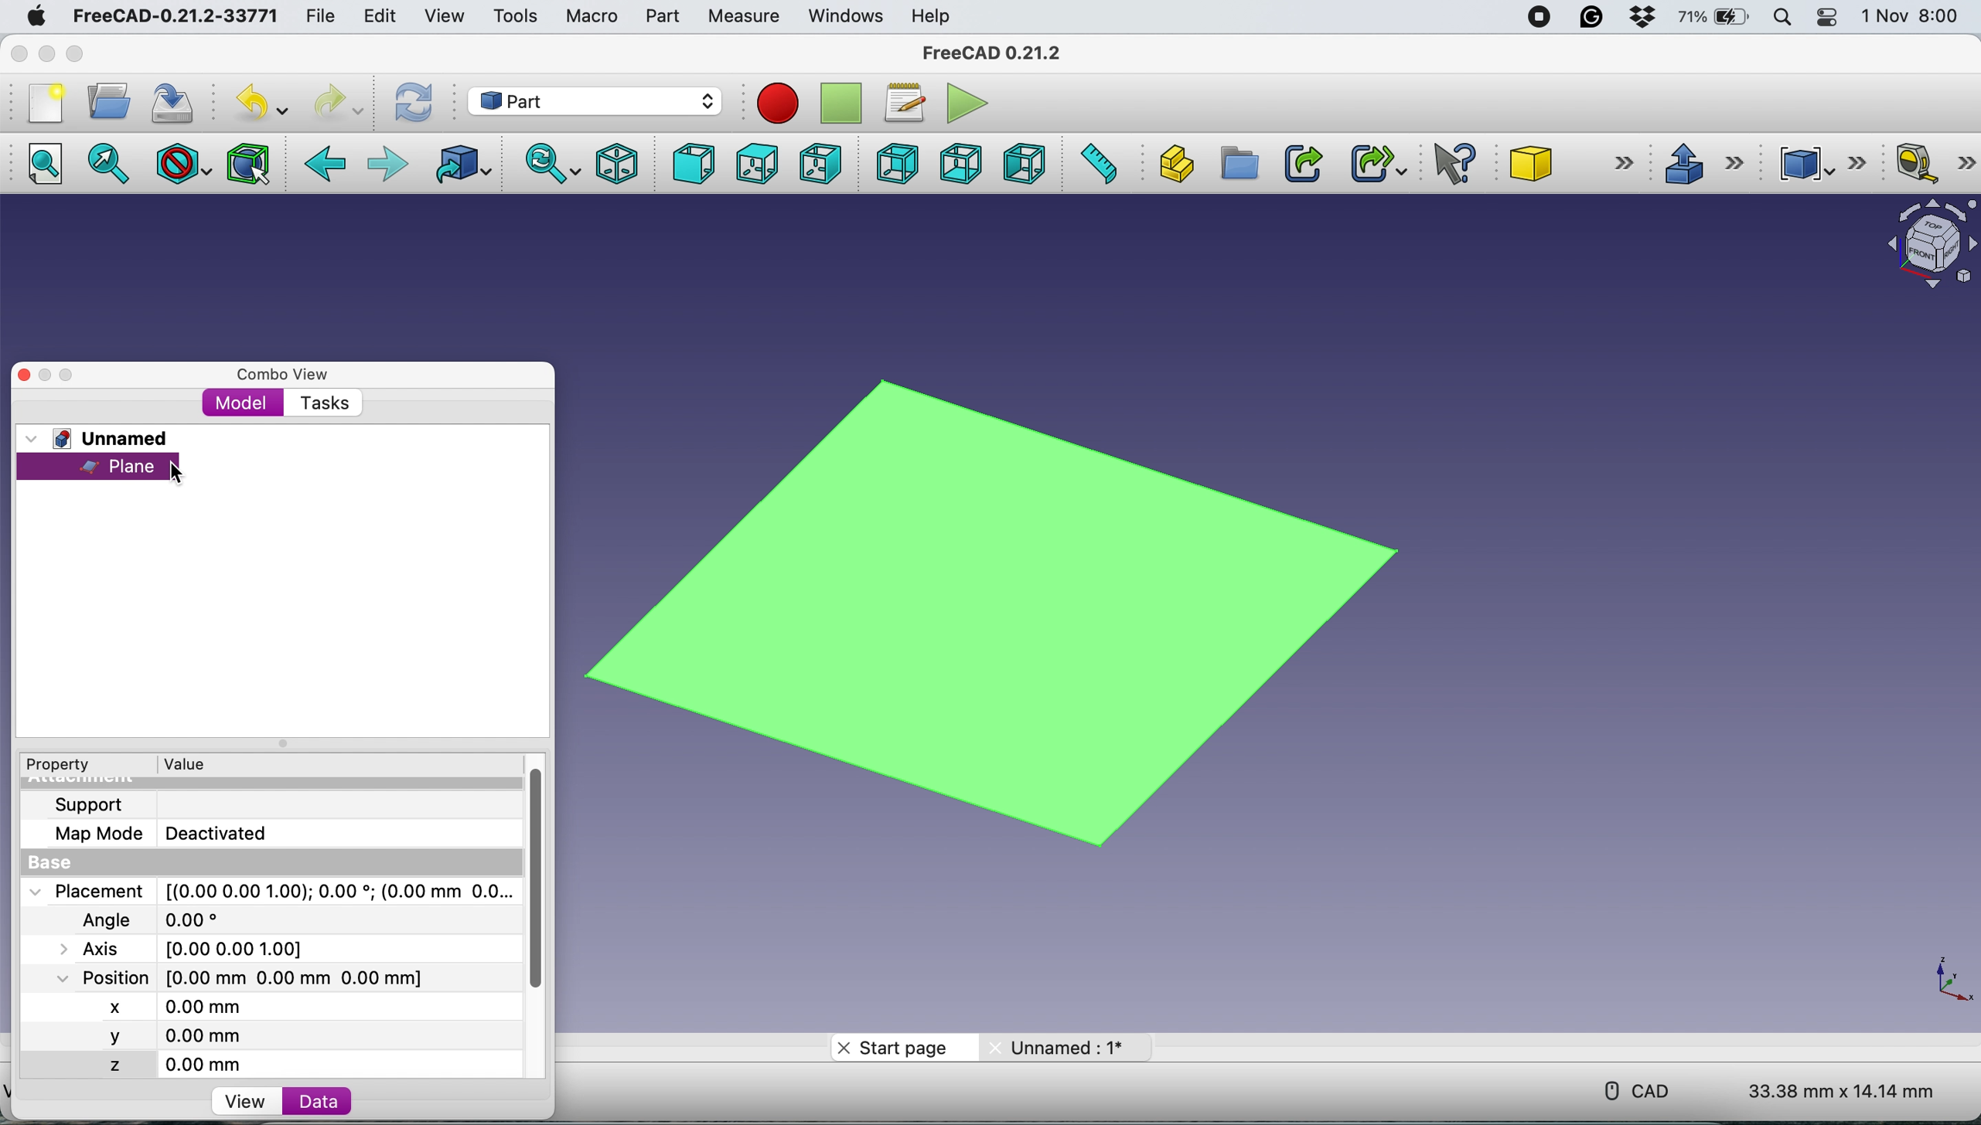  What do you see at coordinates (778, 105) in the screenshot?
I see `recording macros` at bounding box center [778, 105].